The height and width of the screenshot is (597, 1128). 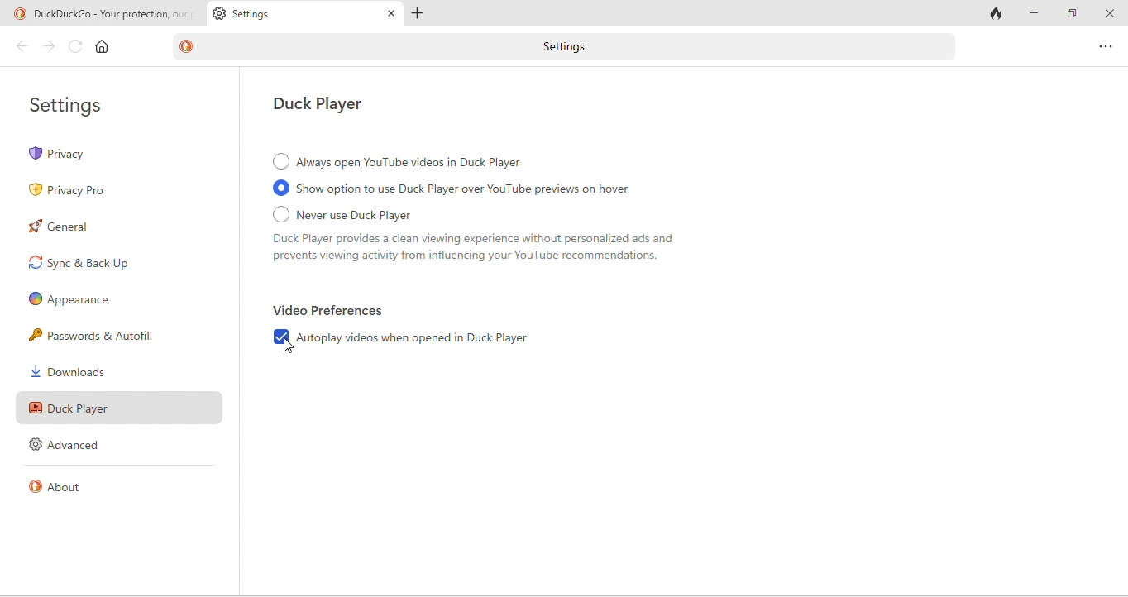 I want to click on cursor movement, so click(x=290, y=346).